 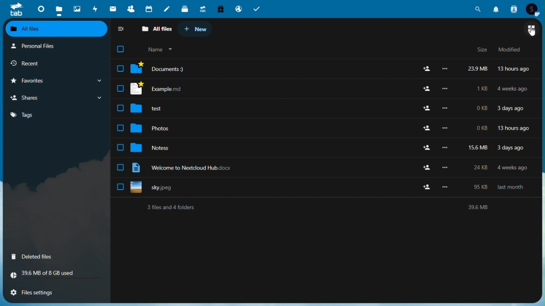 I want to click on notes, so click(x=166, y=8).